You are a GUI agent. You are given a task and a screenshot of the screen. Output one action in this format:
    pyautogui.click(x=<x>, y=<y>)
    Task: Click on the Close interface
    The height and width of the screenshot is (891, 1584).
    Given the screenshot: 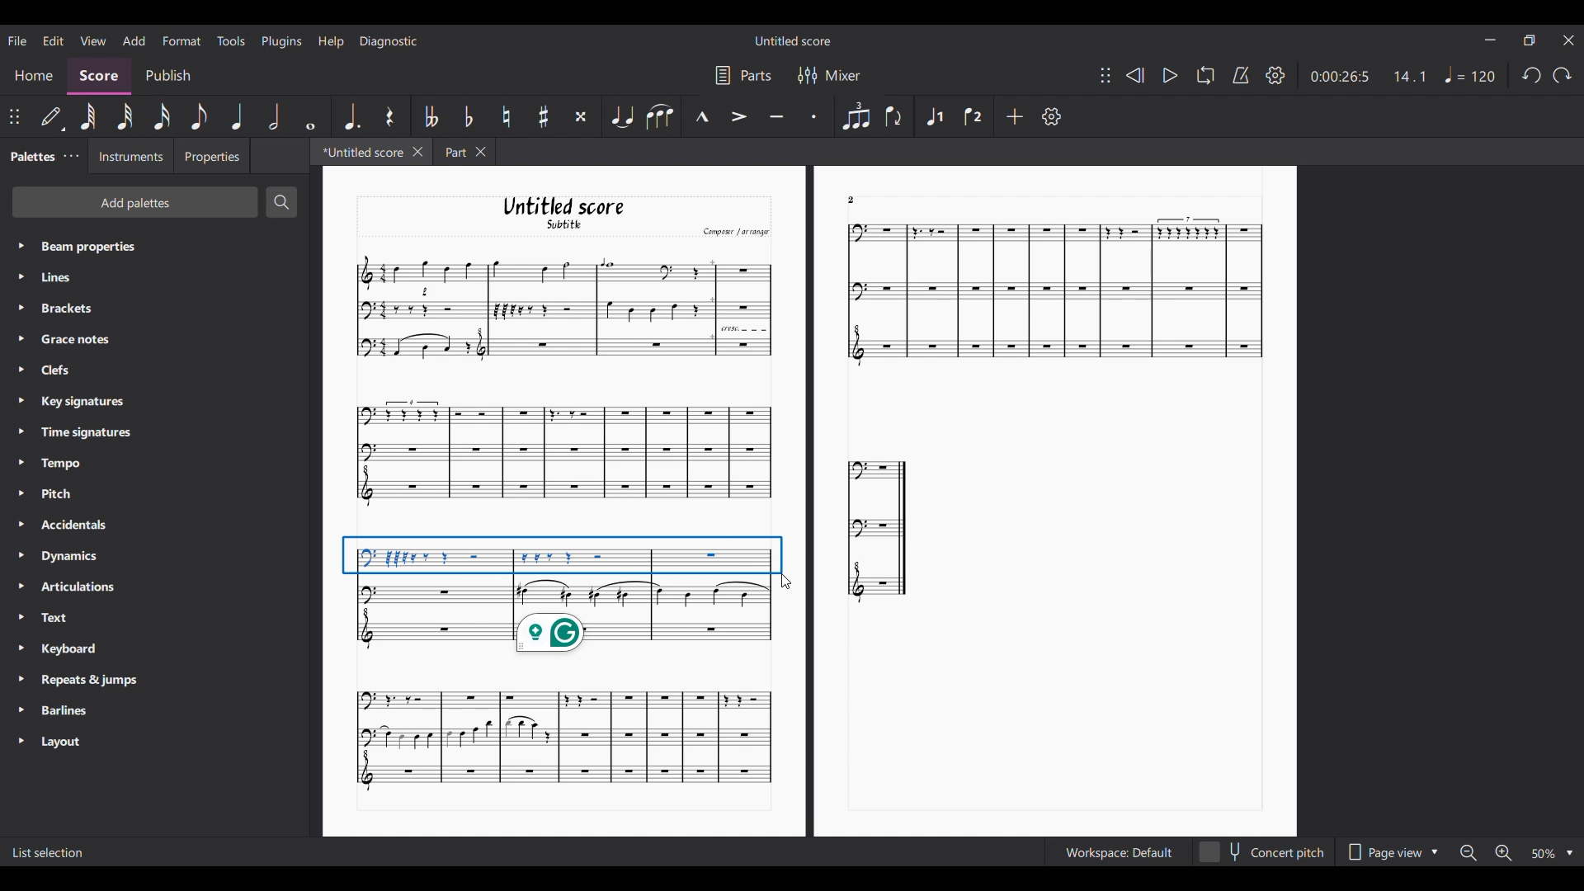 What is the action you would take?
    pyautogui.click(x=1568, y=40)
    